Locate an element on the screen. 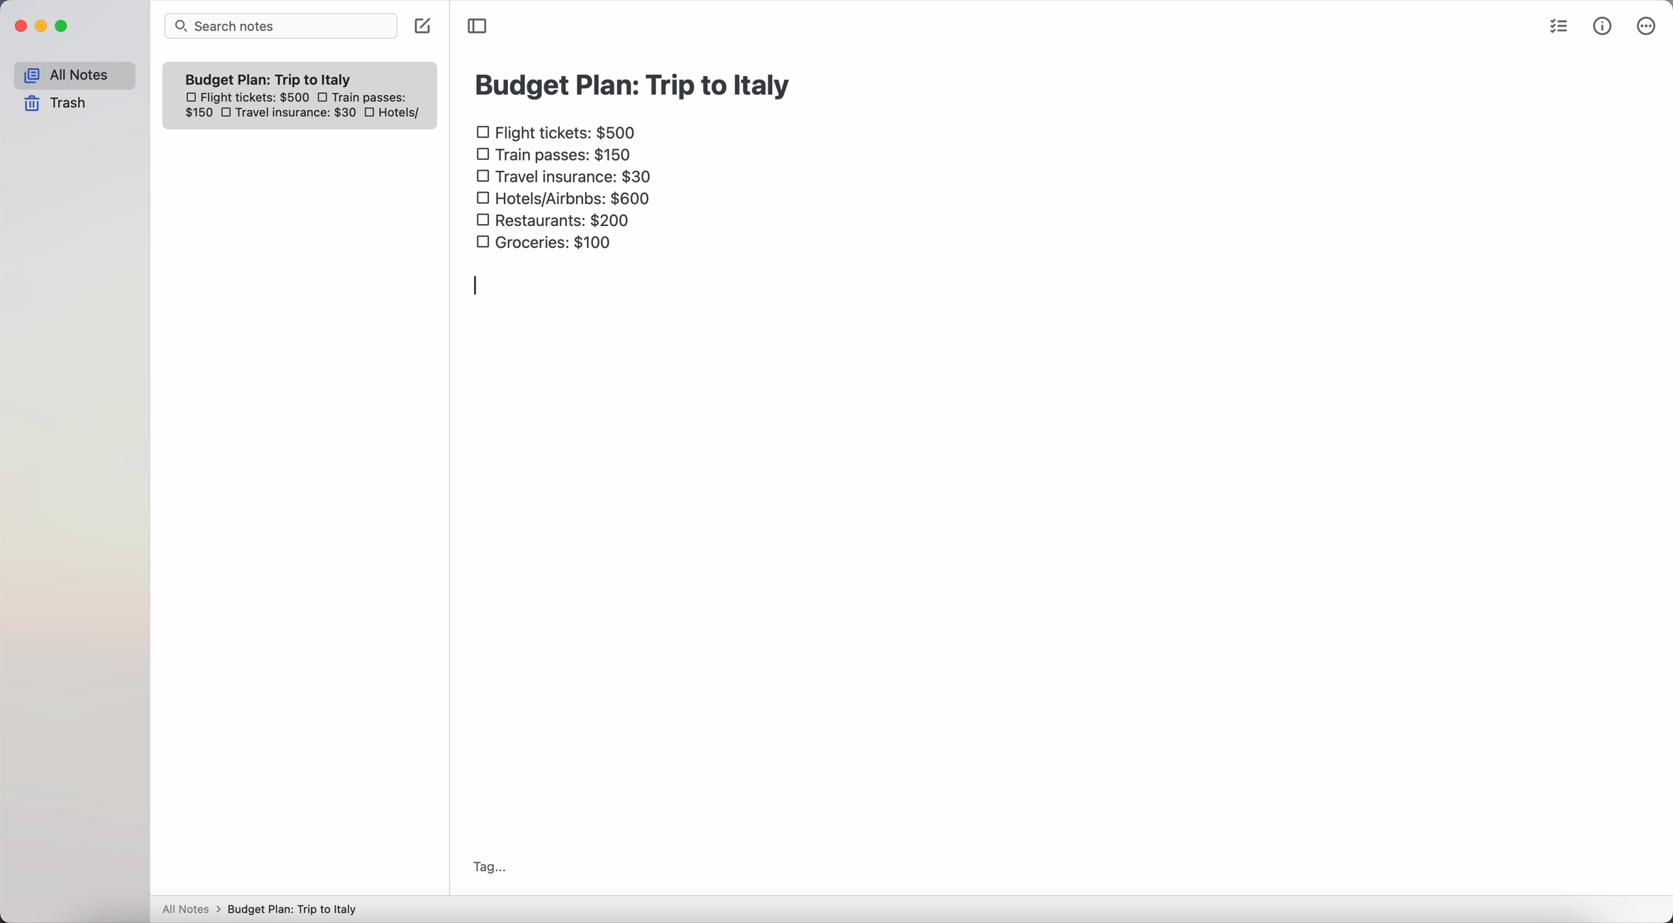  checkbox is located at coordinates (374, 114).